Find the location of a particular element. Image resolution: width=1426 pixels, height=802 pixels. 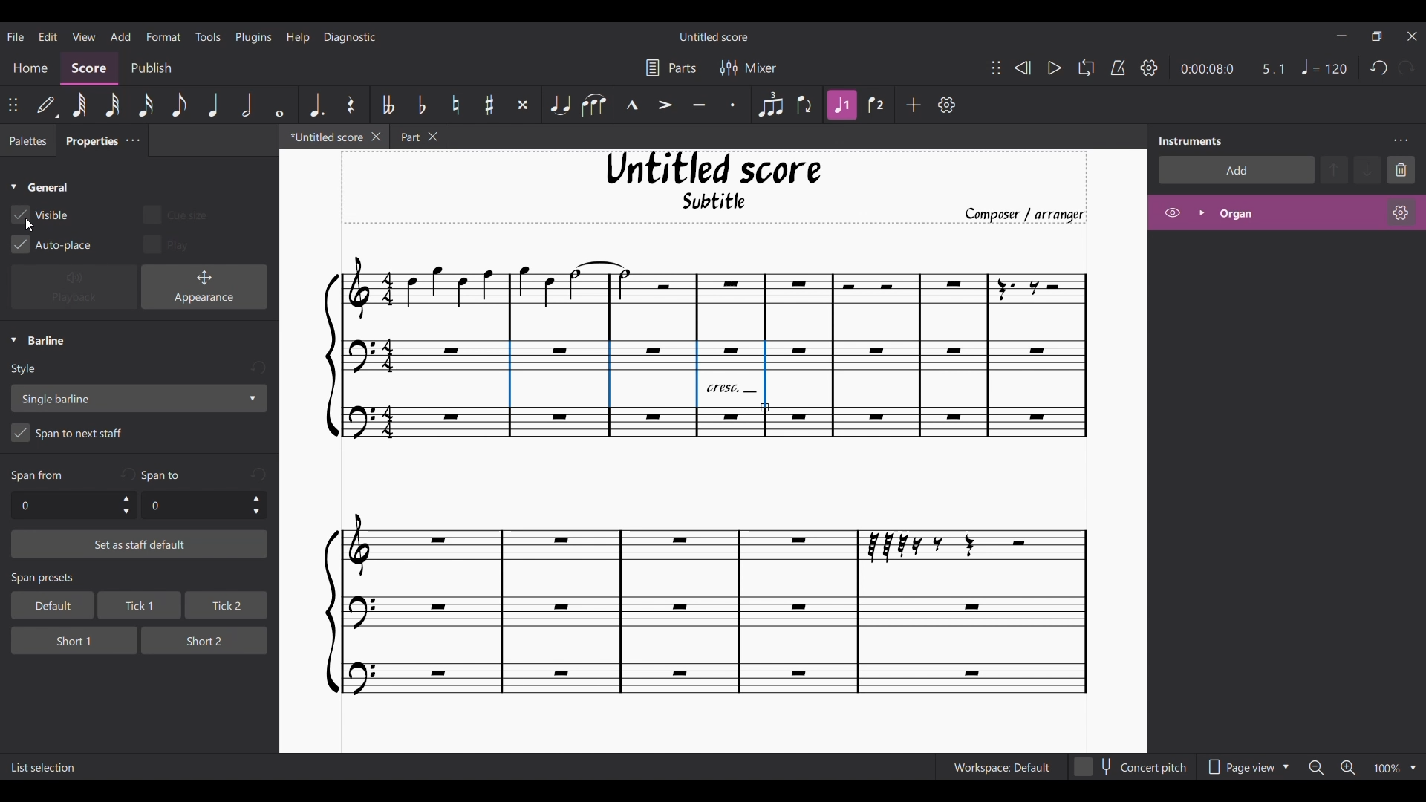

Current tab highlighted is located at coordinates (322, 139).